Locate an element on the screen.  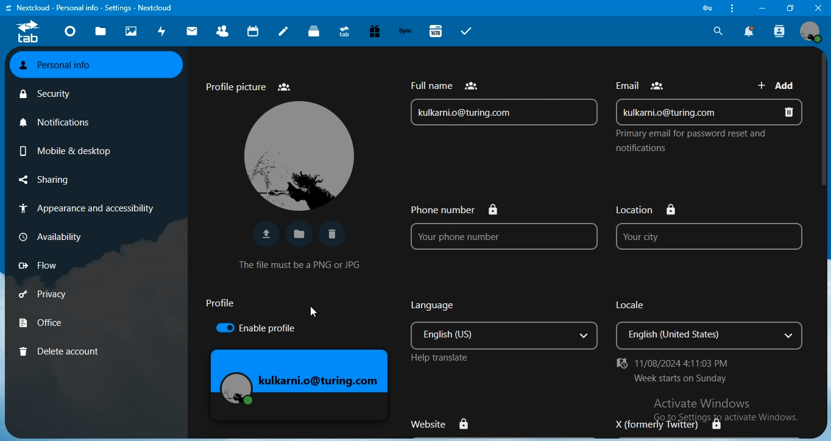
delete is located at coordinates (336, 235).